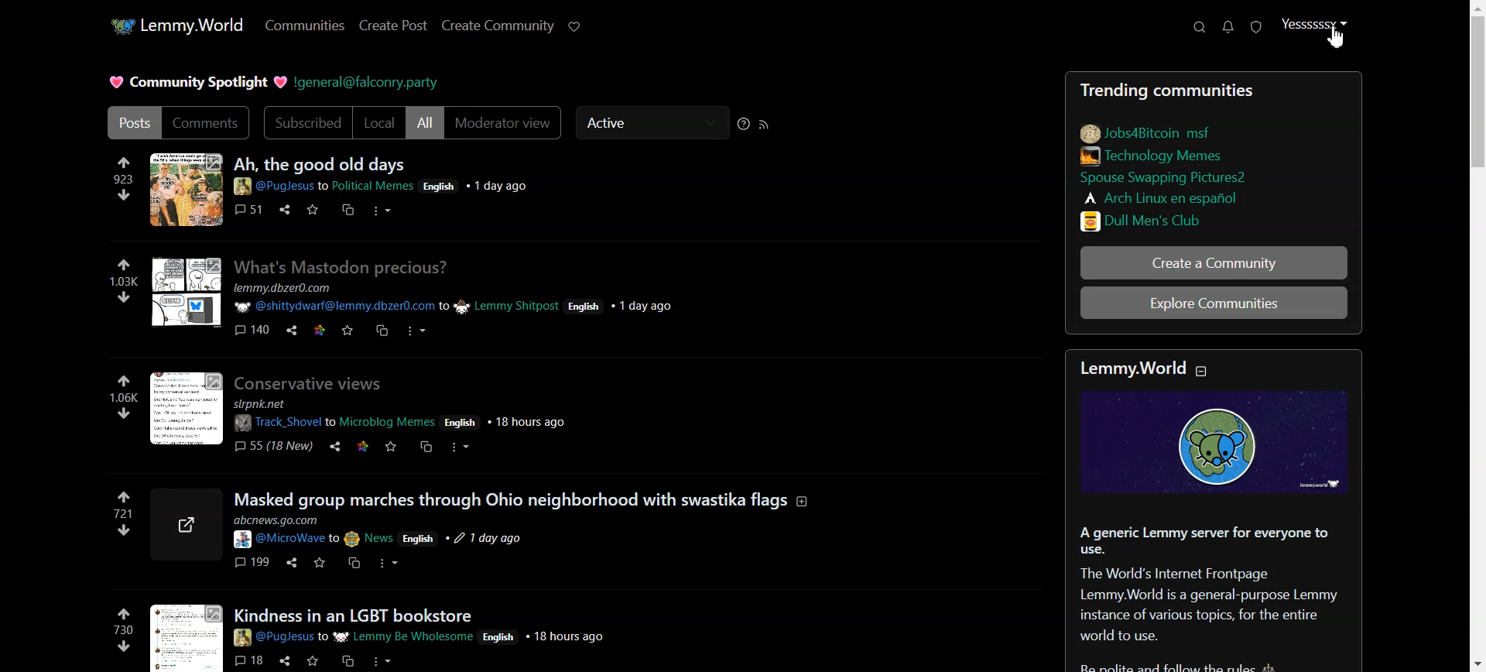 The height and width of the screenshot is (672, 1486). I want to click on link, so click(1149, 220).